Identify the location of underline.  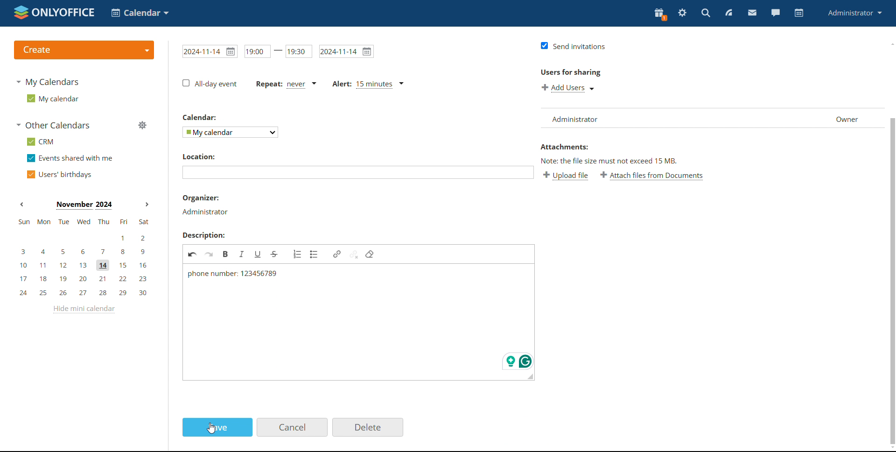
(257, 254).